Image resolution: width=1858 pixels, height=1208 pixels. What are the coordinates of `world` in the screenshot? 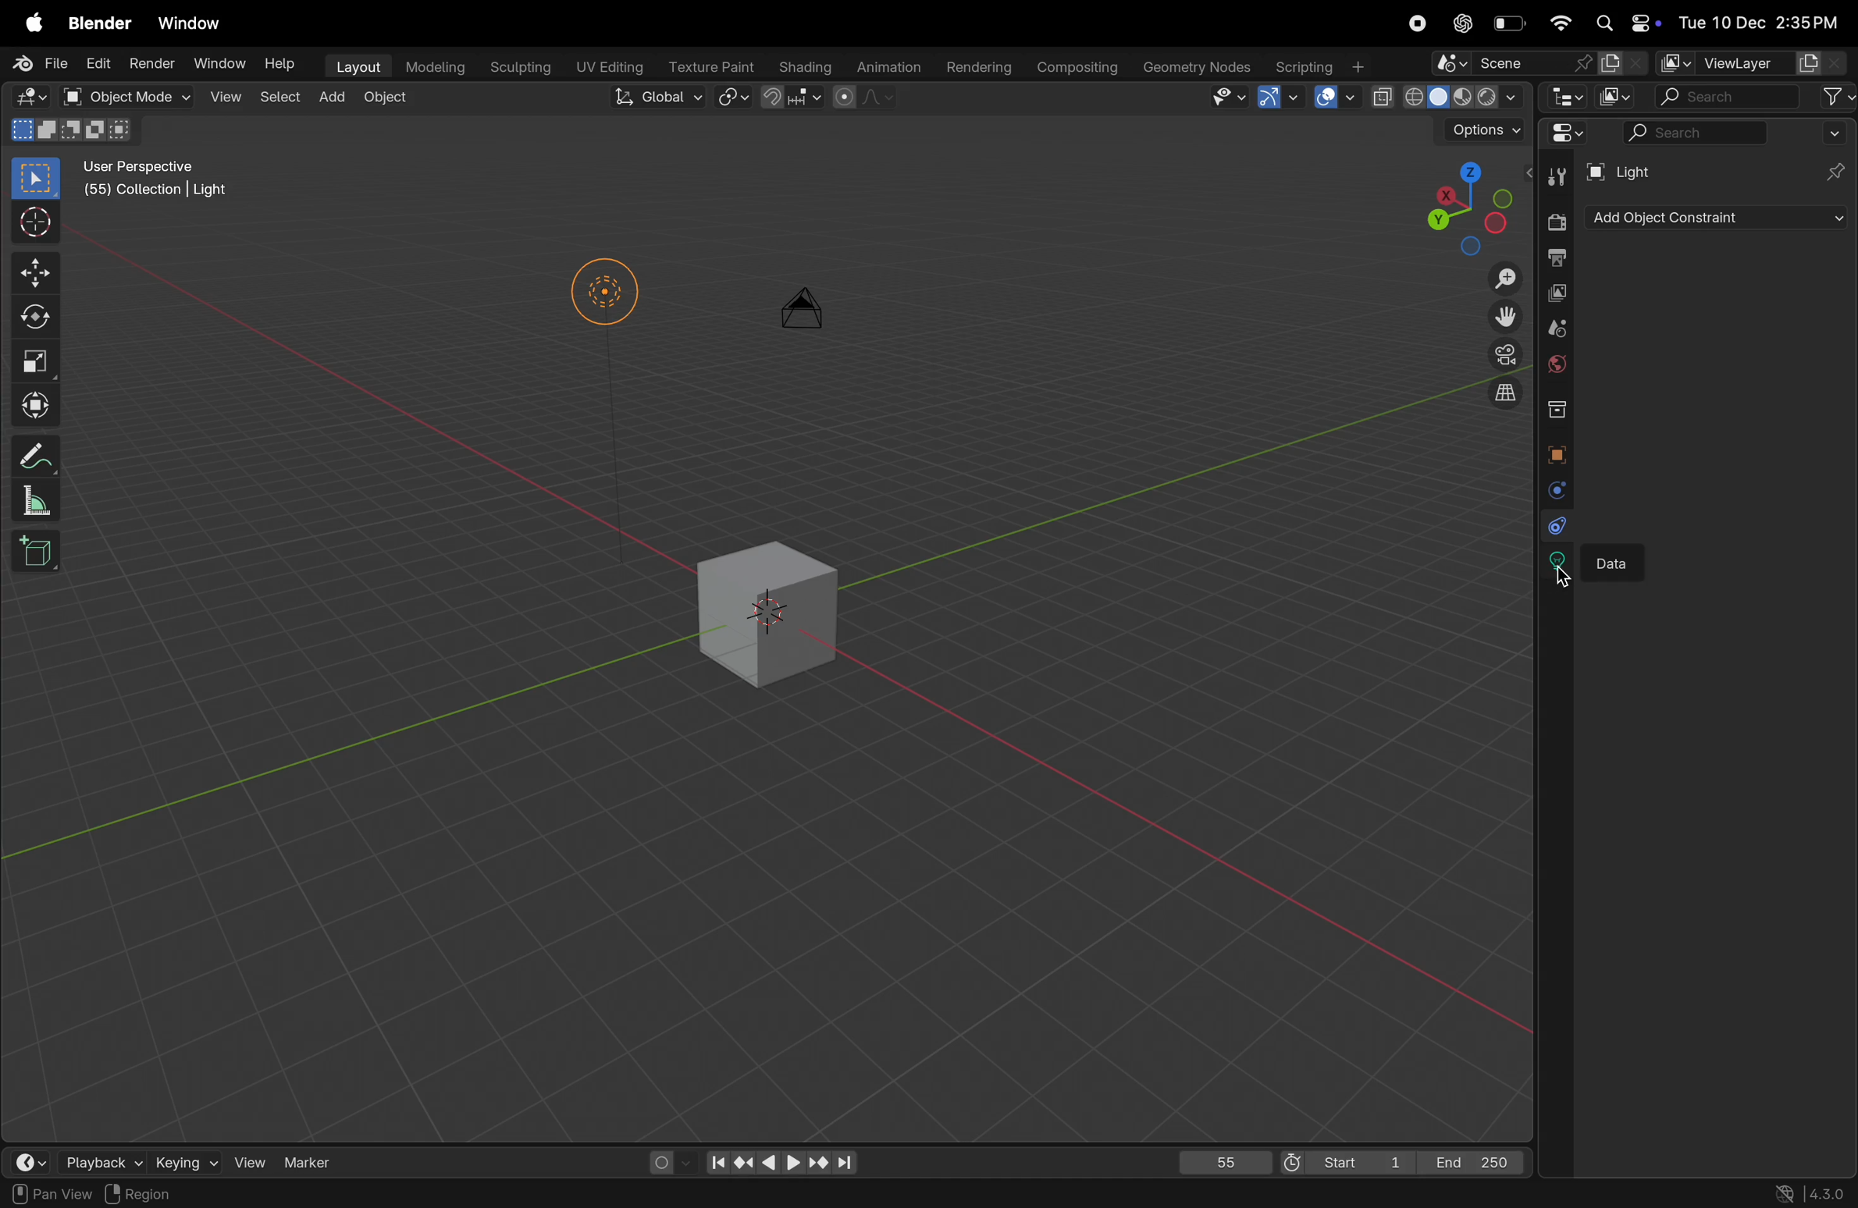 It's located at (1557, 366).